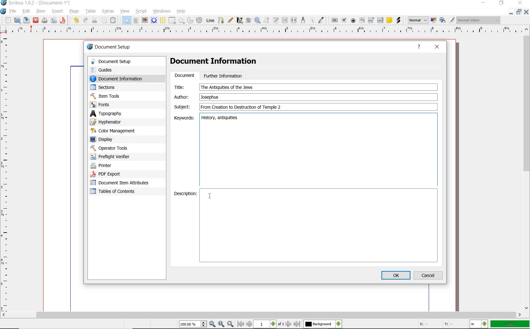 The image size is (530, 329). Describe the element at coordinates (172, 20) in the screenshot. I see `shape` at that location.